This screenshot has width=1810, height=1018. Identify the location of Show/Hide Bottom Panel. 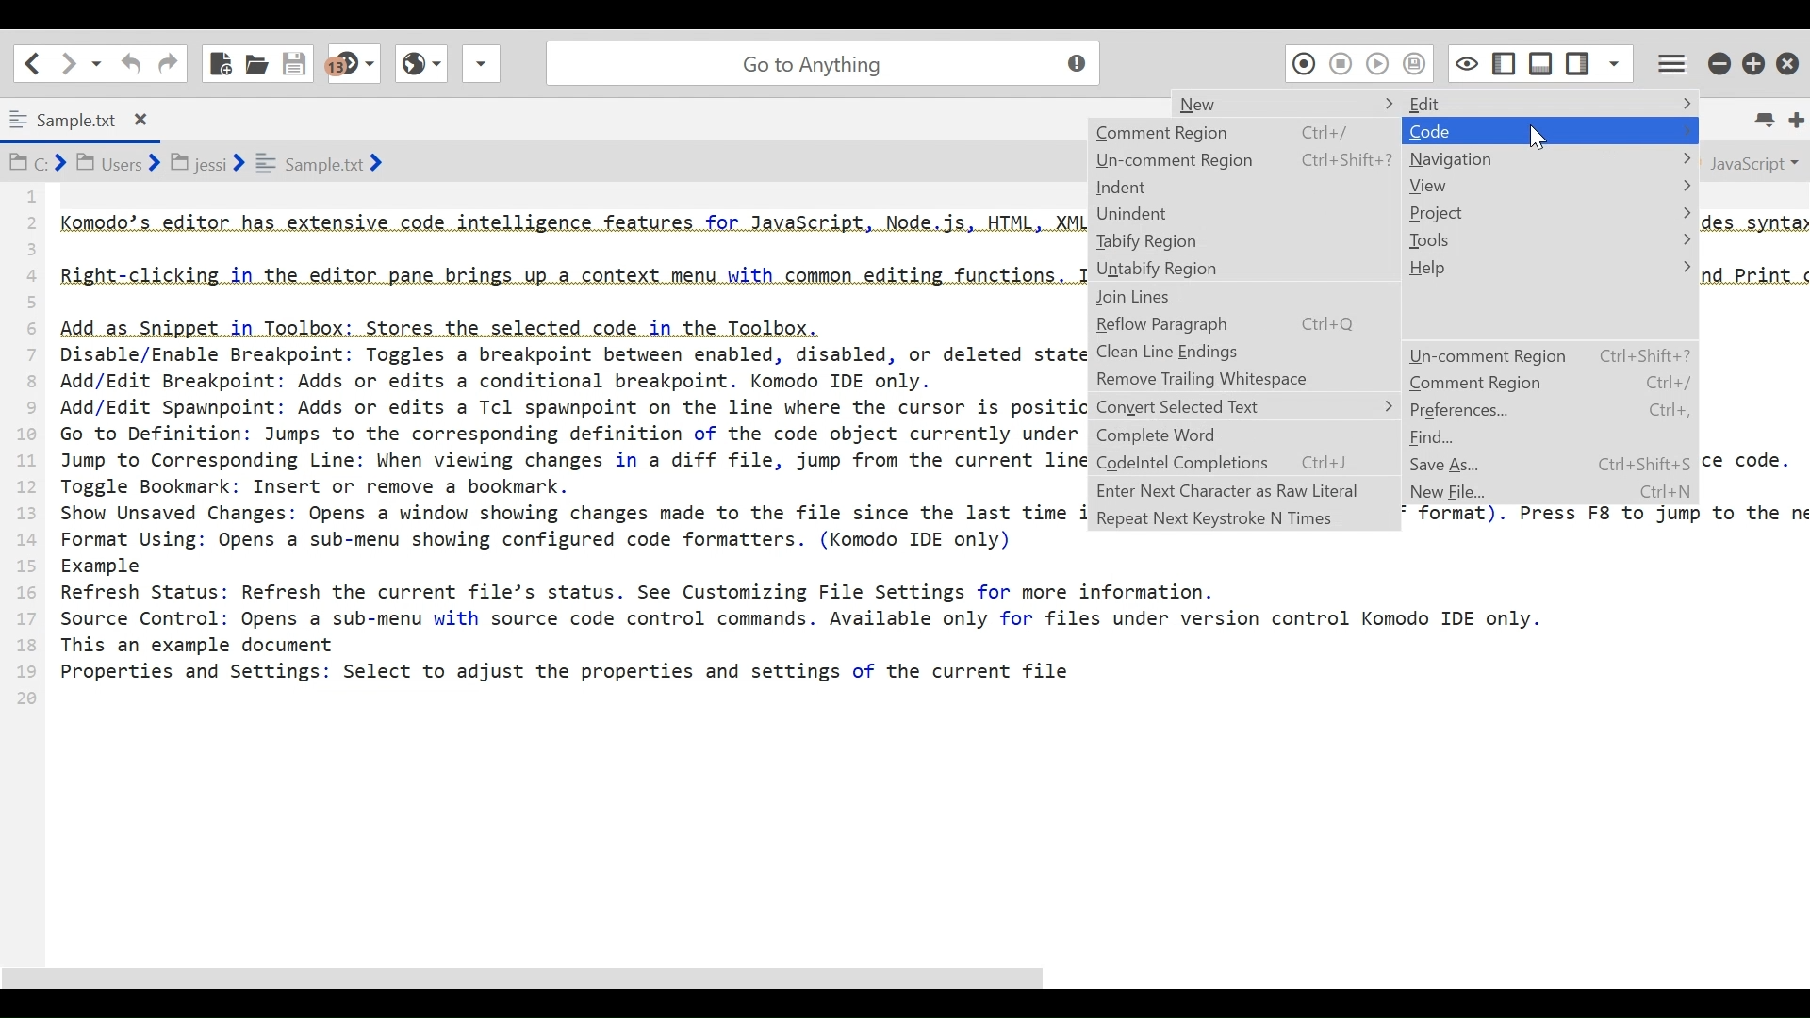
(1541, 60).